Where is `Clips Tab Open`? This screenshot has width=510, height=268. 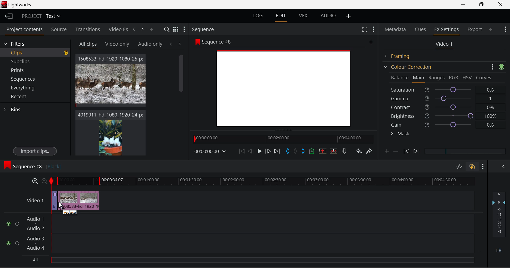
Clips Tab Open is located at coordinates (37, 53).